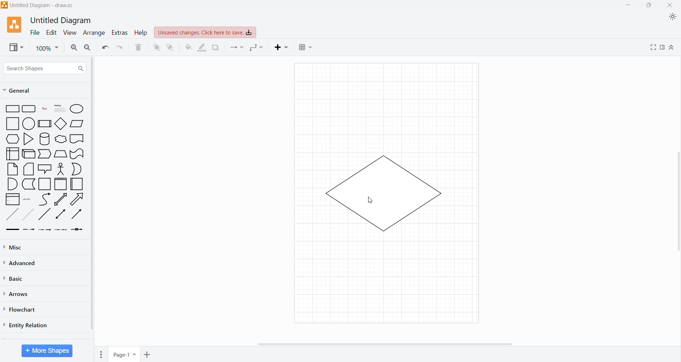 Image resolution: width=681 pixels, height=362 pixels. What do you see at coordinates (47, 48) in the screenshot?
I see `Zoom 100%` at bounding box center [47, 48].